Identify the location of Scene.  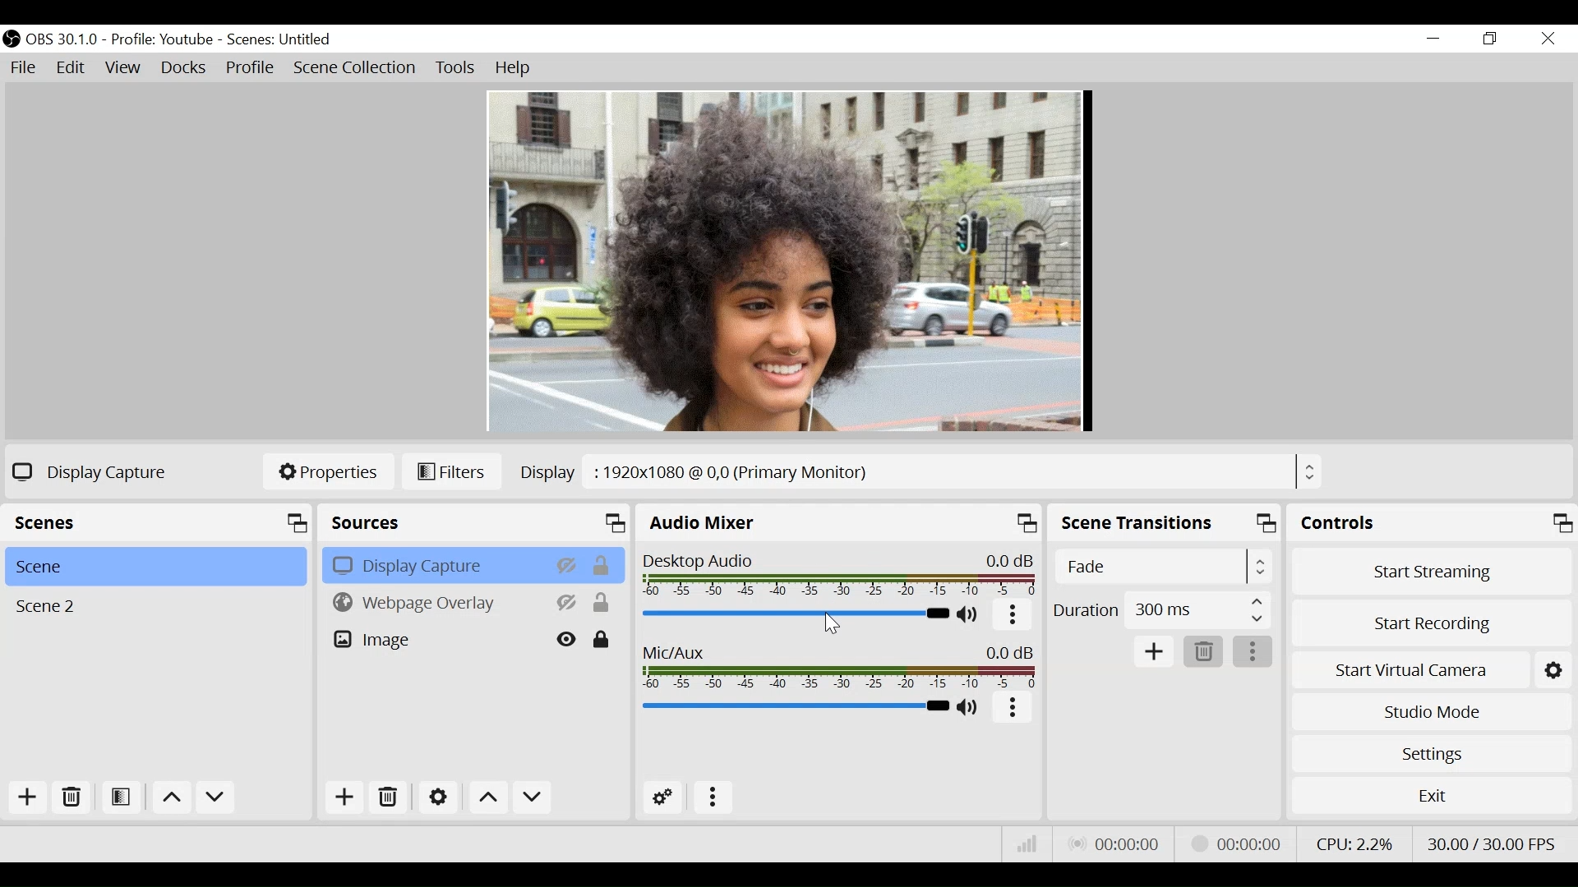
(152, 567).